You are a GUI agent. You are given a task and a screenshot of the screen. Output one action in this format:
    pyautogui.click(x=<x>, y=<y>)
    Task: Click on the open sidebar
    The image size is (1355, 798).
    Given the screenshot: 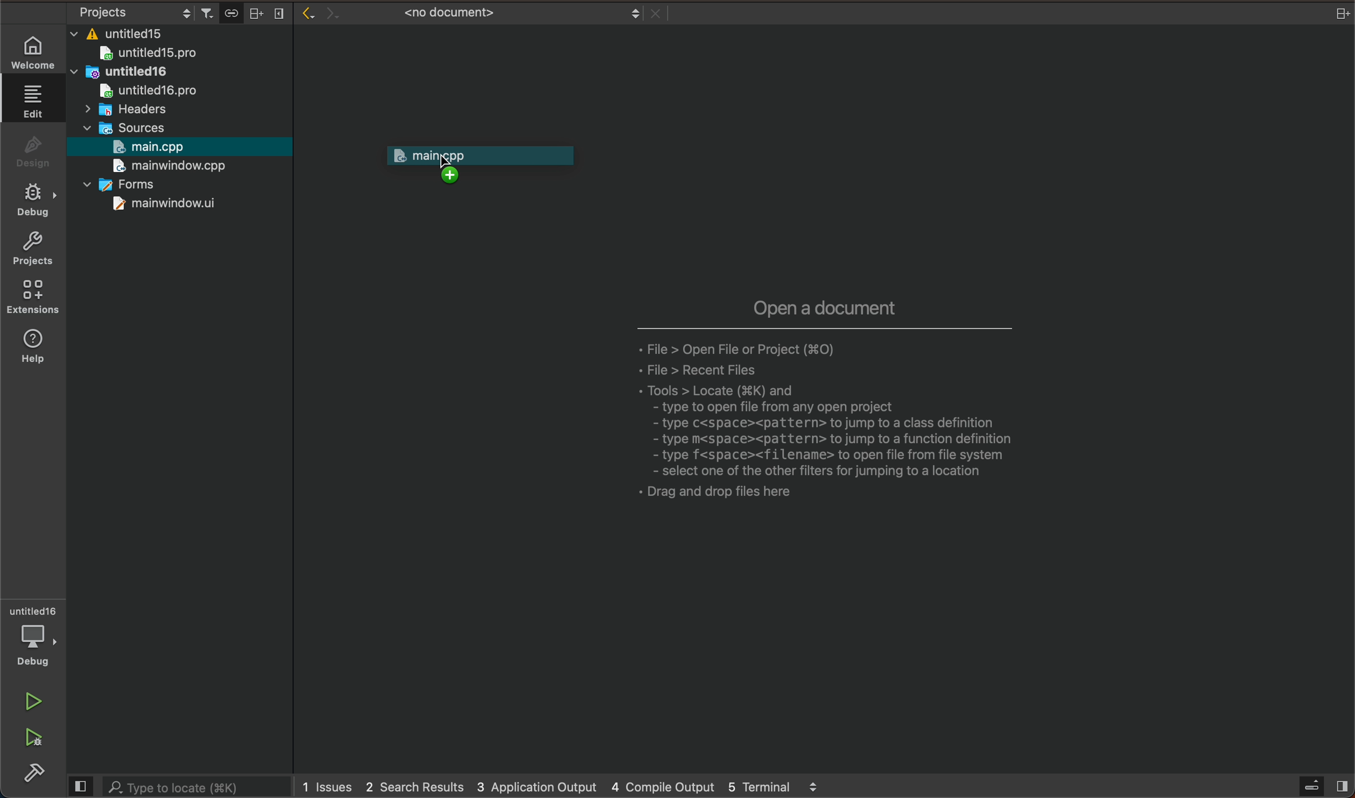 What is the action you would take?
    pyautogui.click(x=1318, y=788)
    